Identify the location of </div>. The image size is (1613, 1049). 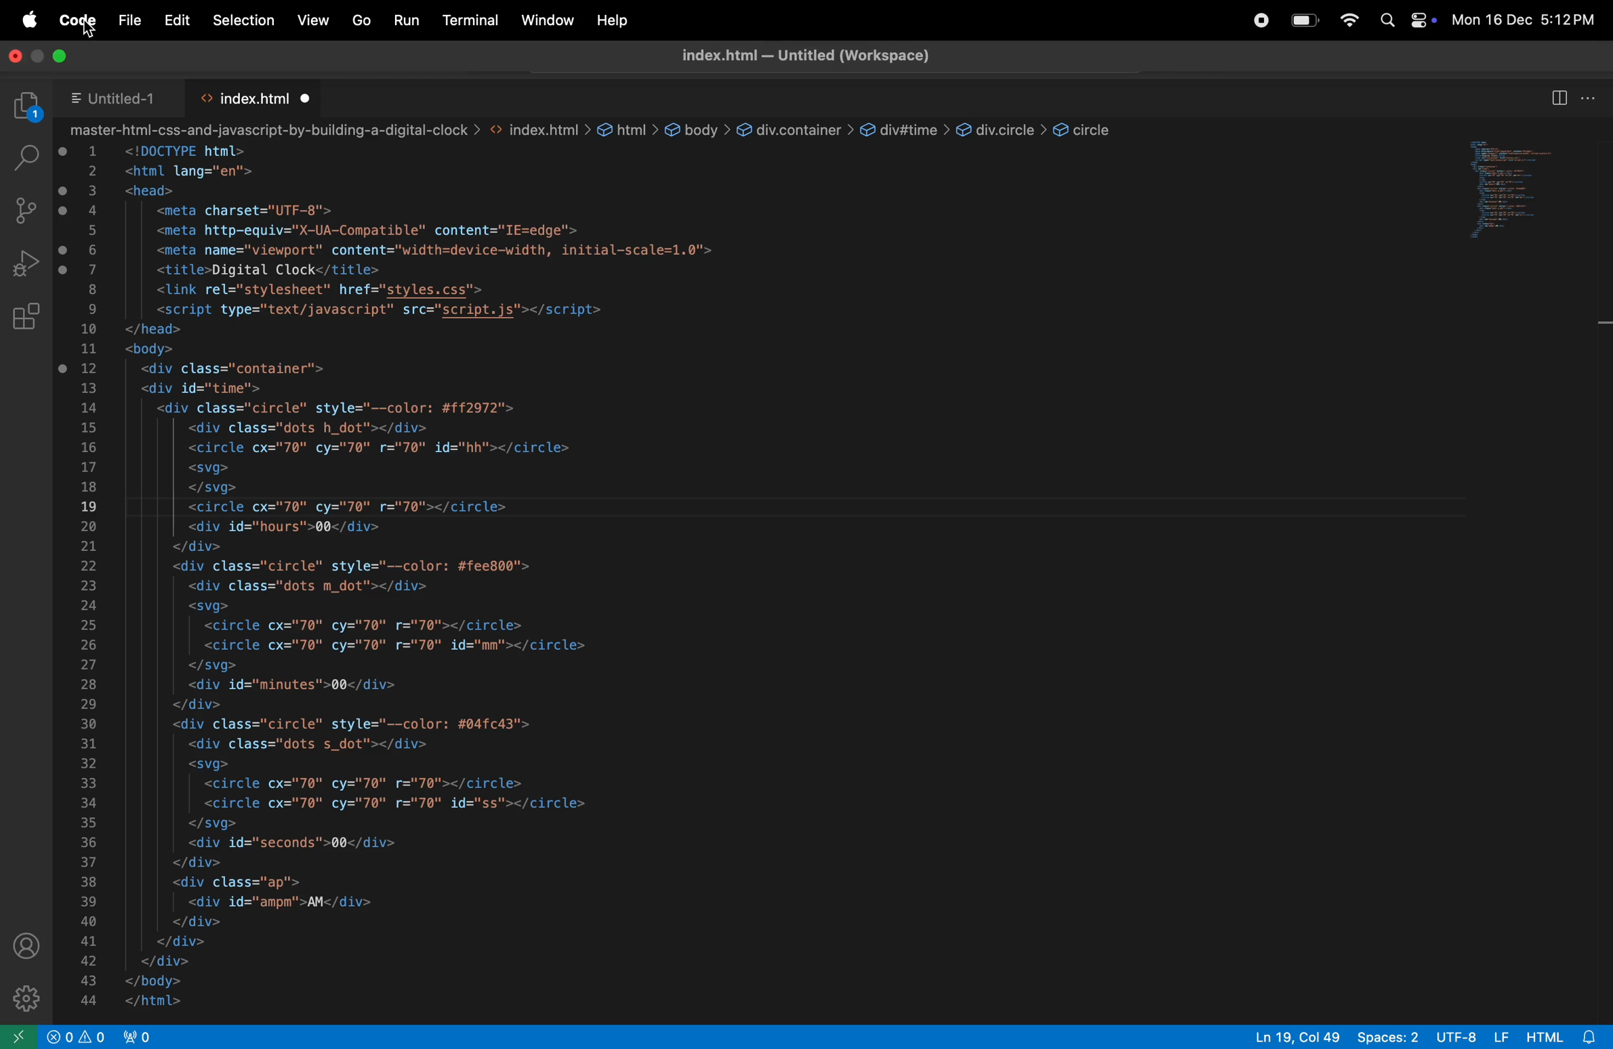
(195, 922).